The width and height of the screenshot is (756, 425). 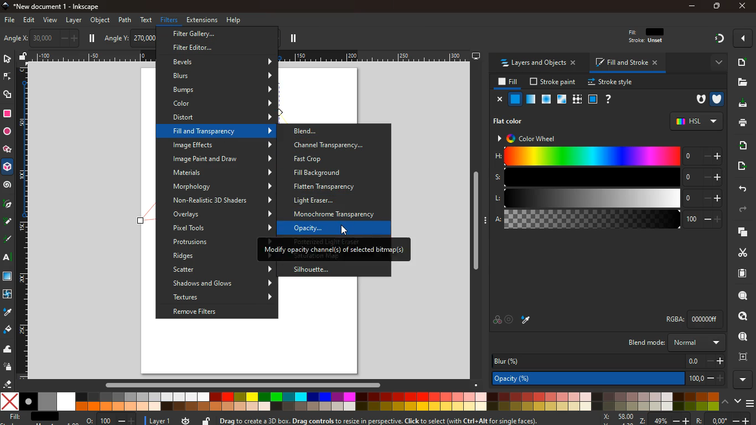 I want to click on Scrollbar, so click(x=475, y=219).